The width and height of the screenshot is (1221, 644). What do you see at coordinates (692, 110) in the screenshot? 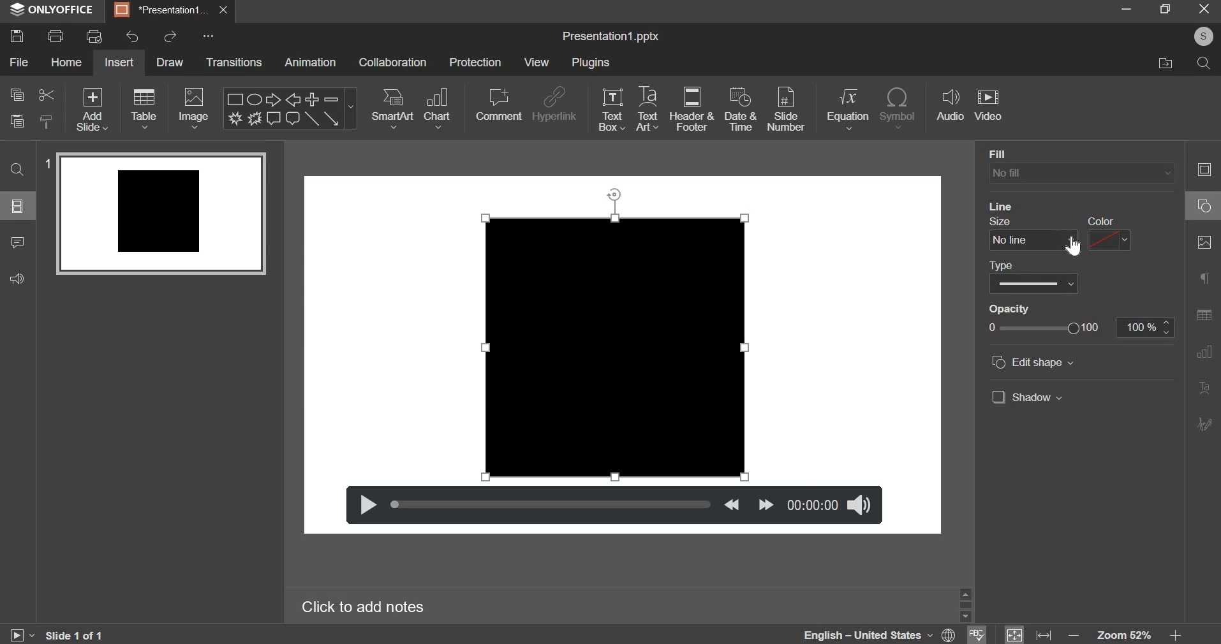
I see `header & footer` at bounding box center [692, 110].